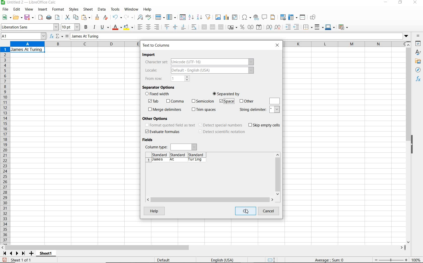  What do you see at coordinates (221, 27) in the screenshot?
I see `unmerge cells` at bounding box center [221, 27].